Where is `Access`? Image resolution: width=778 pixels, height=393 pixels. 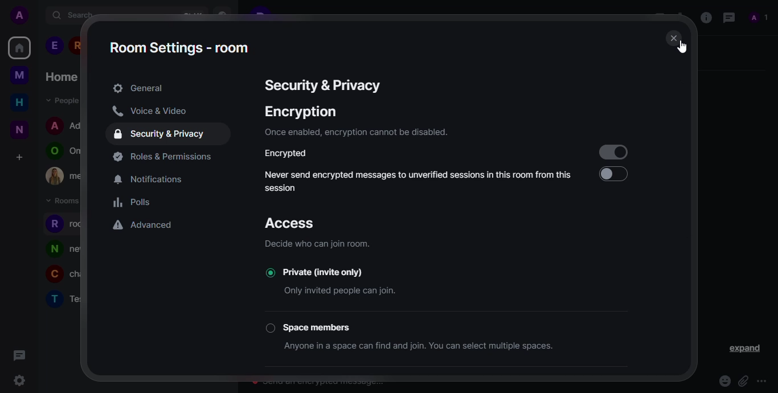
Access is located at coordinates (292, 223).